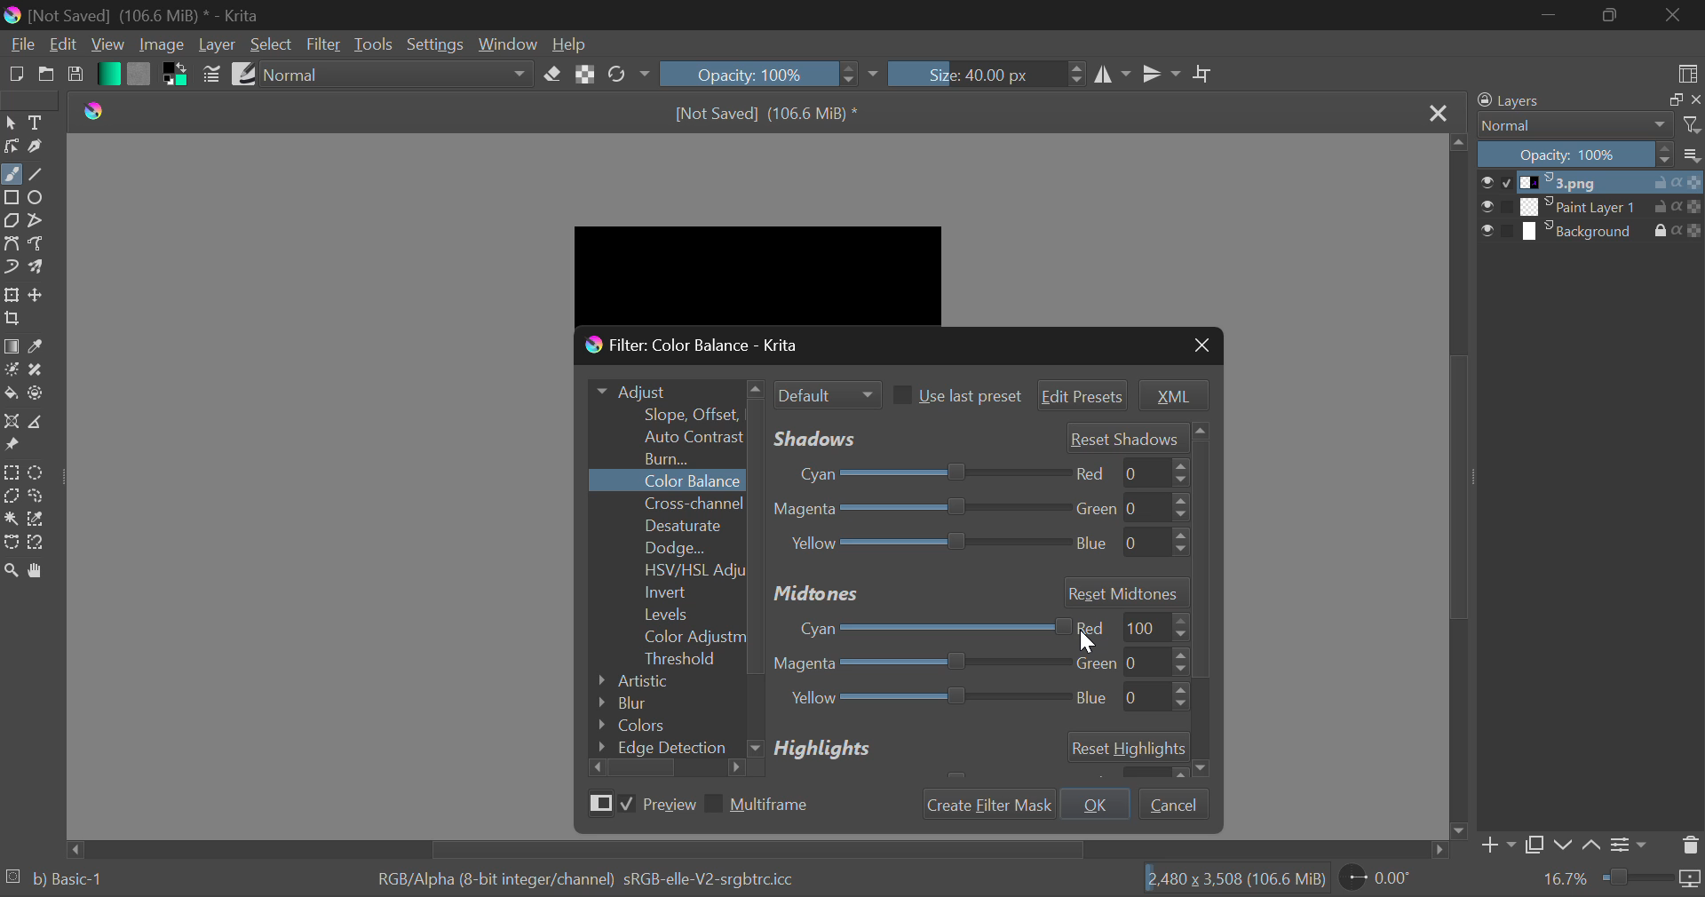 This screenshot has width=1705, height=897. Describe the element at coordinates (79, 75) in the screenshot. I see `Save` at that location.